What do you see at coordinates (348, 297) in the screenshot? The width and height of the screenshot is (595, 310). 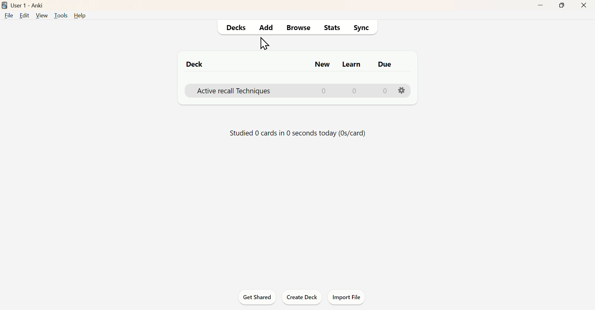 I see `Import File` at bounding box center [348, 297].